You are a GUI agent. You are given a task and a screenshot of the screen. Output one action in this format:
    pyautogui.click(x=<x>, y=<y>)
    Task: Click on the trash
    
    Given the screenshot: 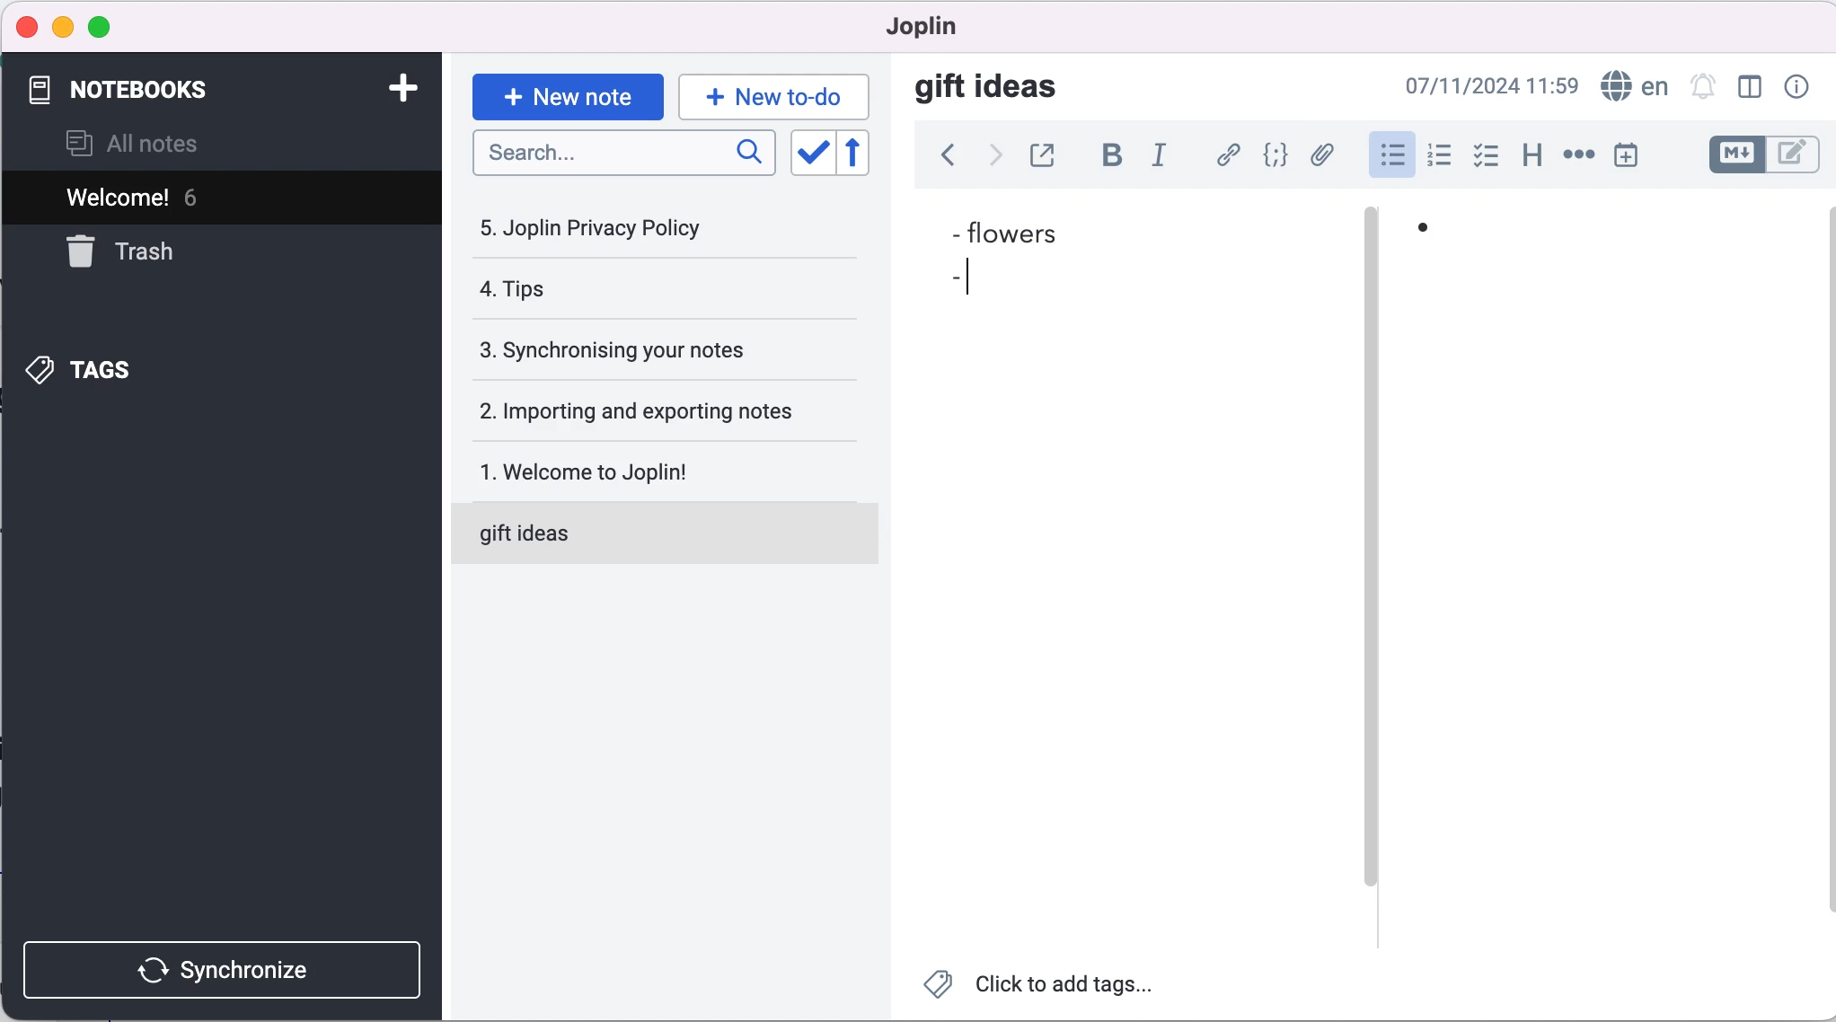 What is the action you would take?
    pyautogui.click(x=139, y=252)
    